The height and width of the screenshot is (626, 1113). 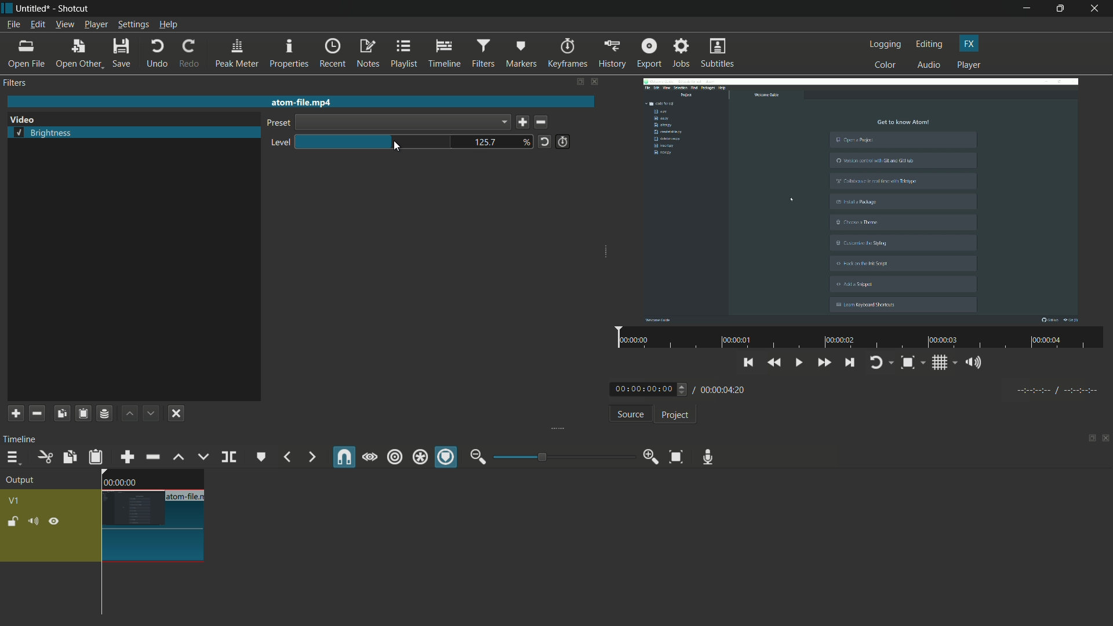 What do you see at coordinates (825, 364) in the screenshot?
I see `quickly play forward` at bounding box center [825, 364].